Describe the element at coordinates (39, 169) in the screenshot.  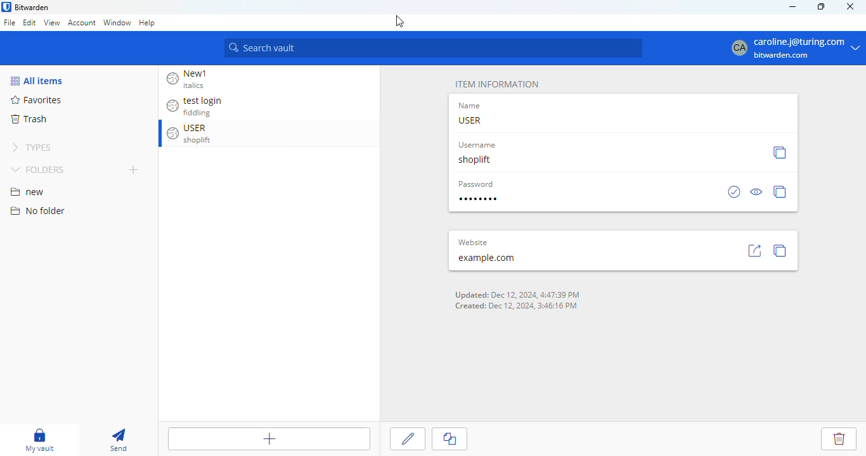
I see `folders` at that location.